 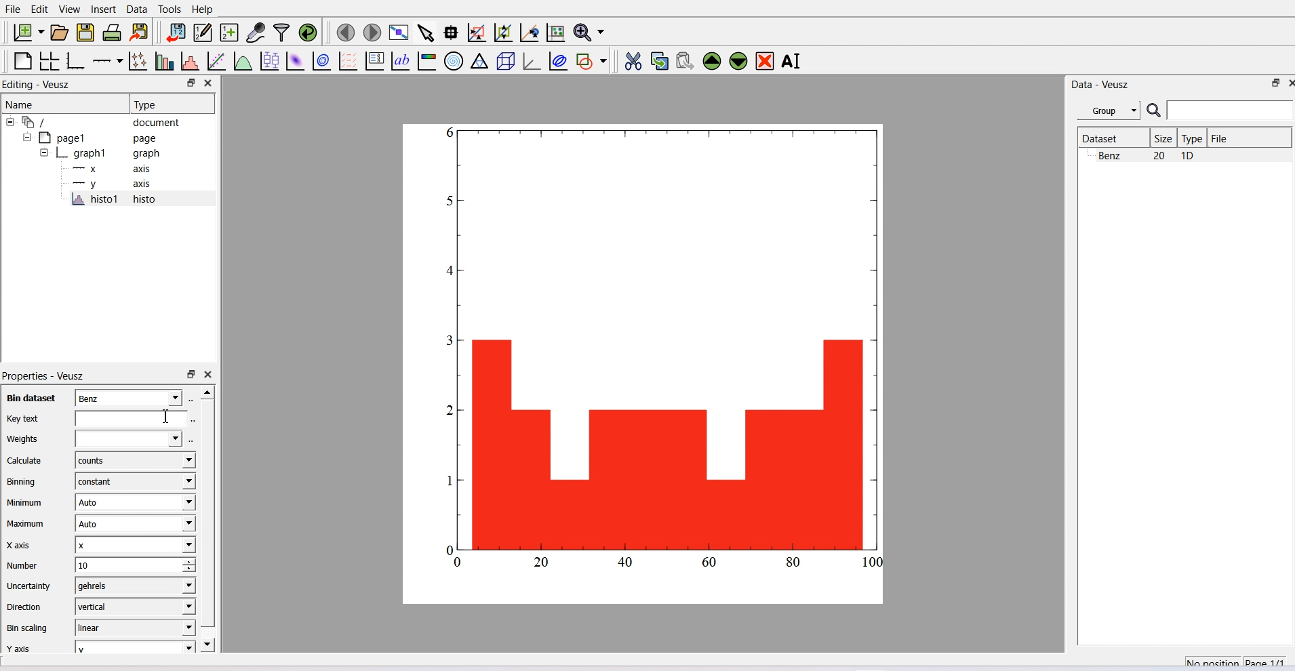 I want to click on Search Bar, so click(x=1220, y=110).